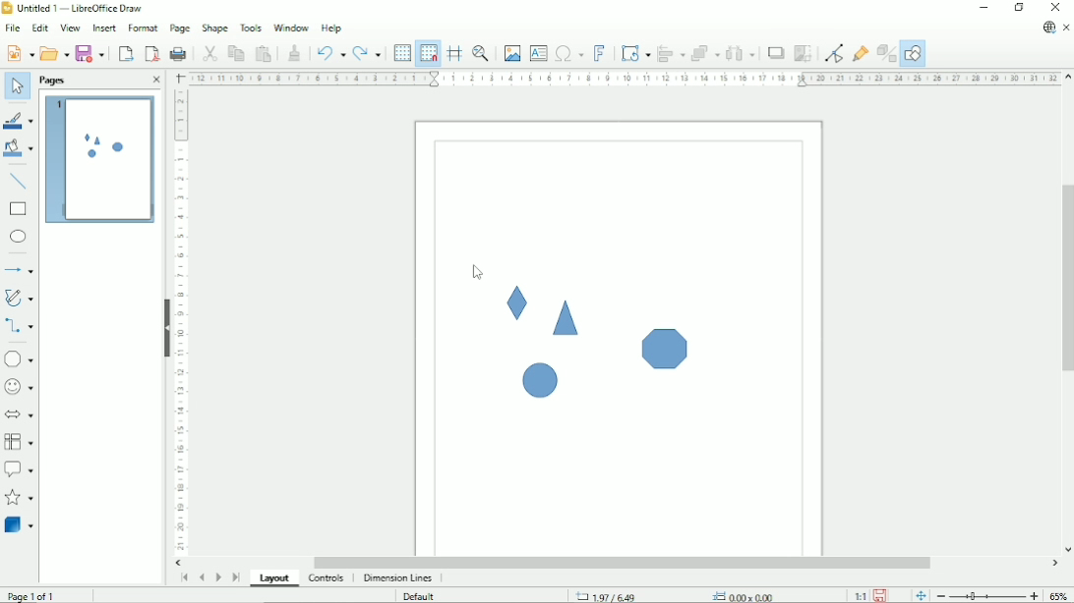 The height and width of the screenshot is (603, 1074). What do you see at coordinates (624, 79) in the screenshot?
I see `Horizontal scale` at bounding box center [624, 79].